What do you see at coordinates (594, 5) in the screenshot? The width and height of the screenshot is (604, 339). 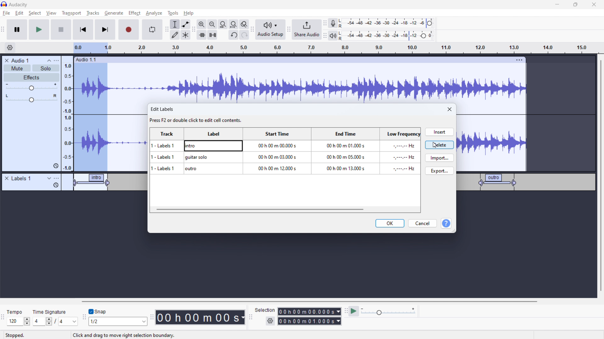 I see `close` at bounding box center [594, 5].